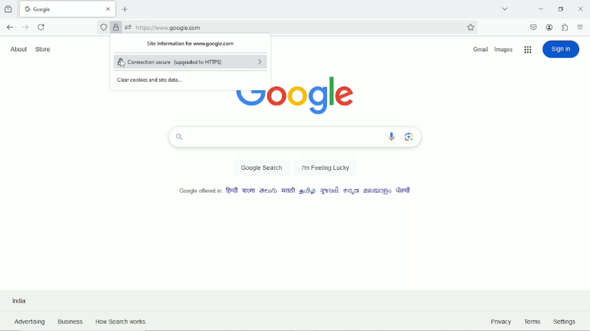 The width and height of the screenshot is (590, 331). What do you see at coordinates (104, 27) in the screenshot?
I see `No trackers known to firefox were detected on this page` at bounding box center [104, 27].